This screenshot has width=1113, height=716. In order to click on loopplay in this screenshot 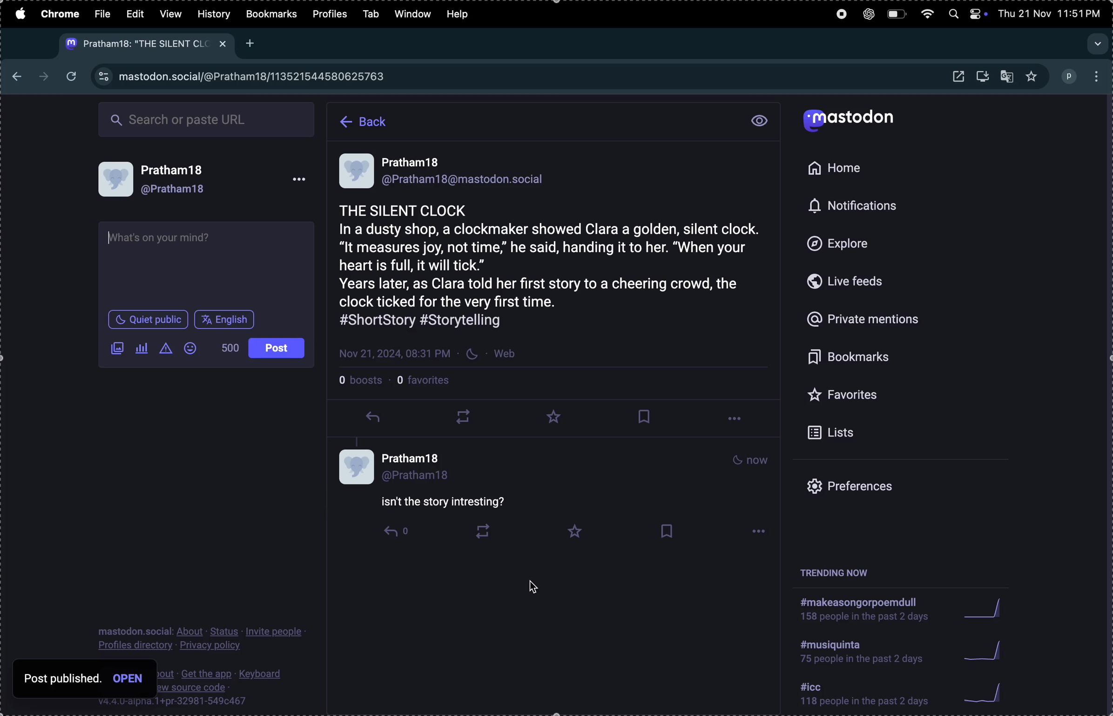, I will do `click(461, 417)`.